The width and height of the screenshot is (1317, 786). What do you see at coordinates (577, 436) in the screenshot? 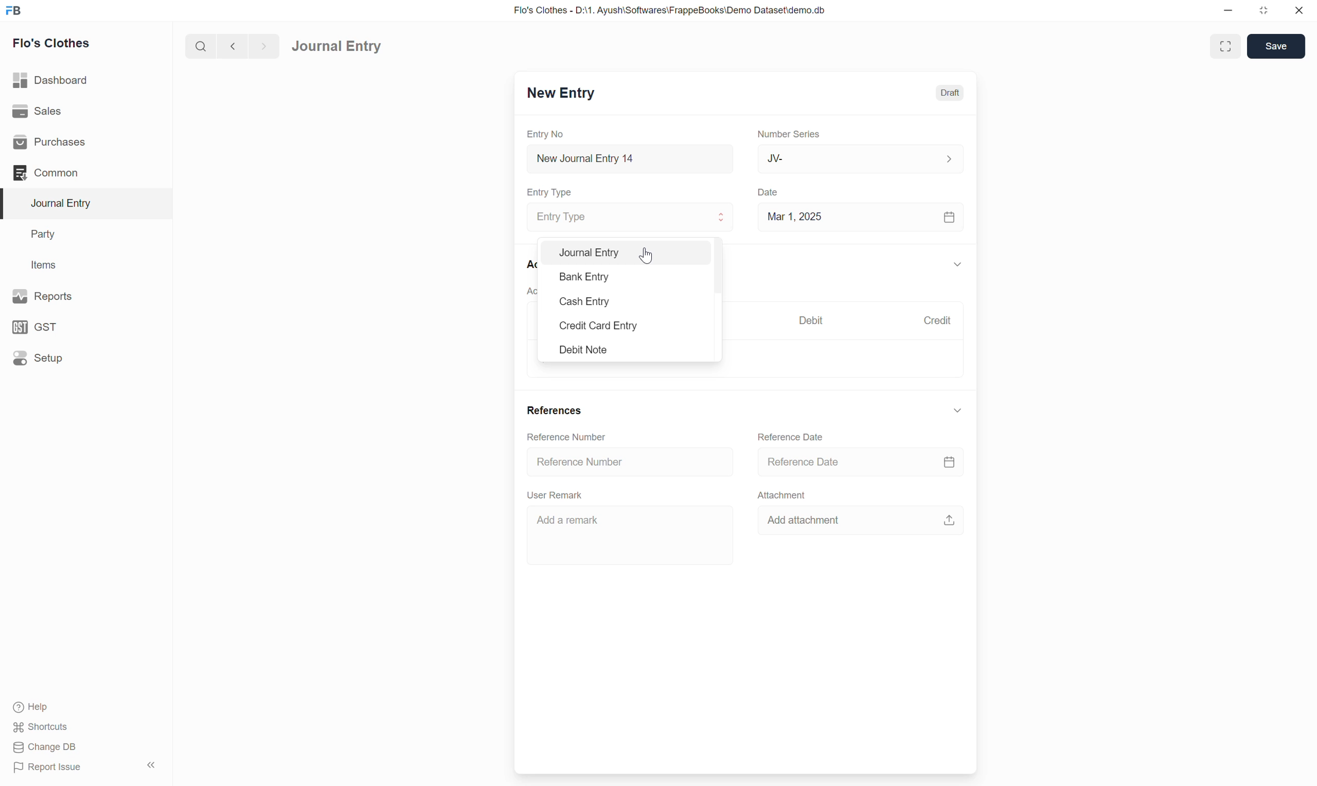
I see `Reference number` at bounding box center [577, 436].